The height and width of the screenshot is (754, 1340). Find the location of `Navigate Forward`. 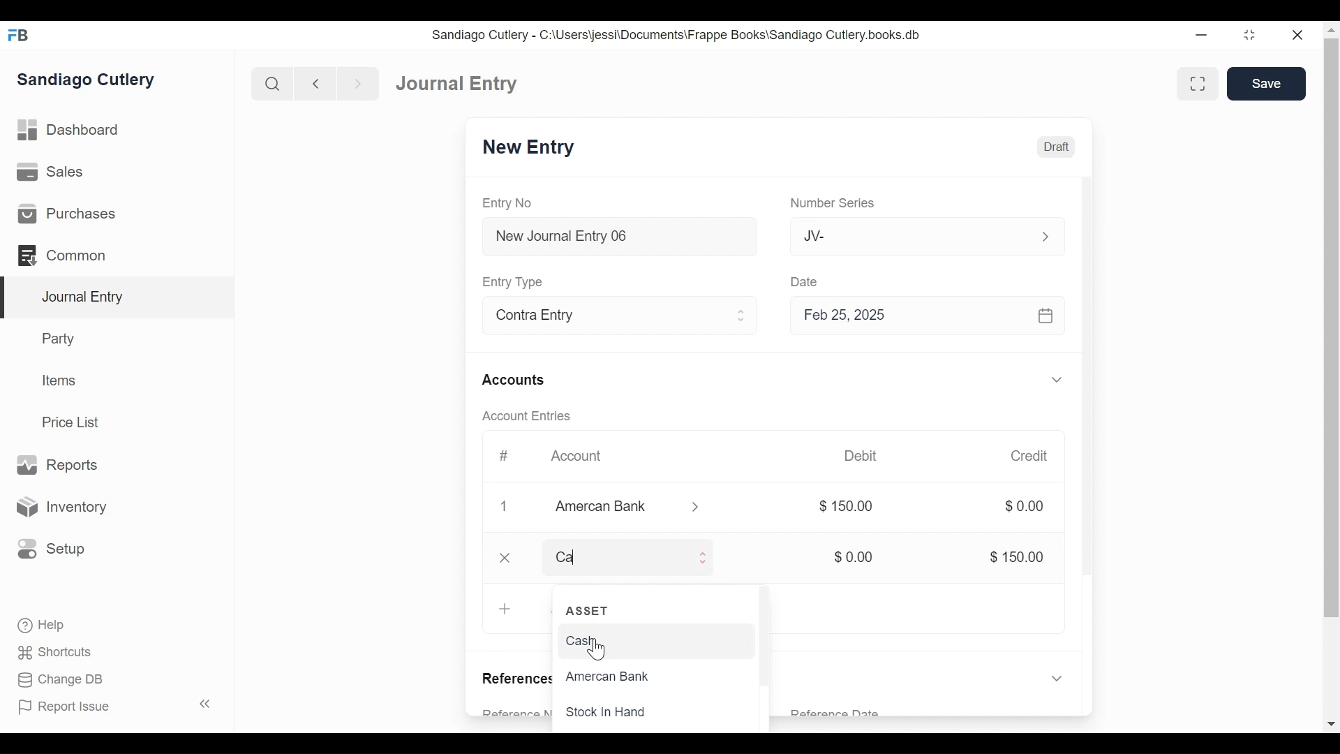

Navigate Forward is located at coordinates (359, 84).